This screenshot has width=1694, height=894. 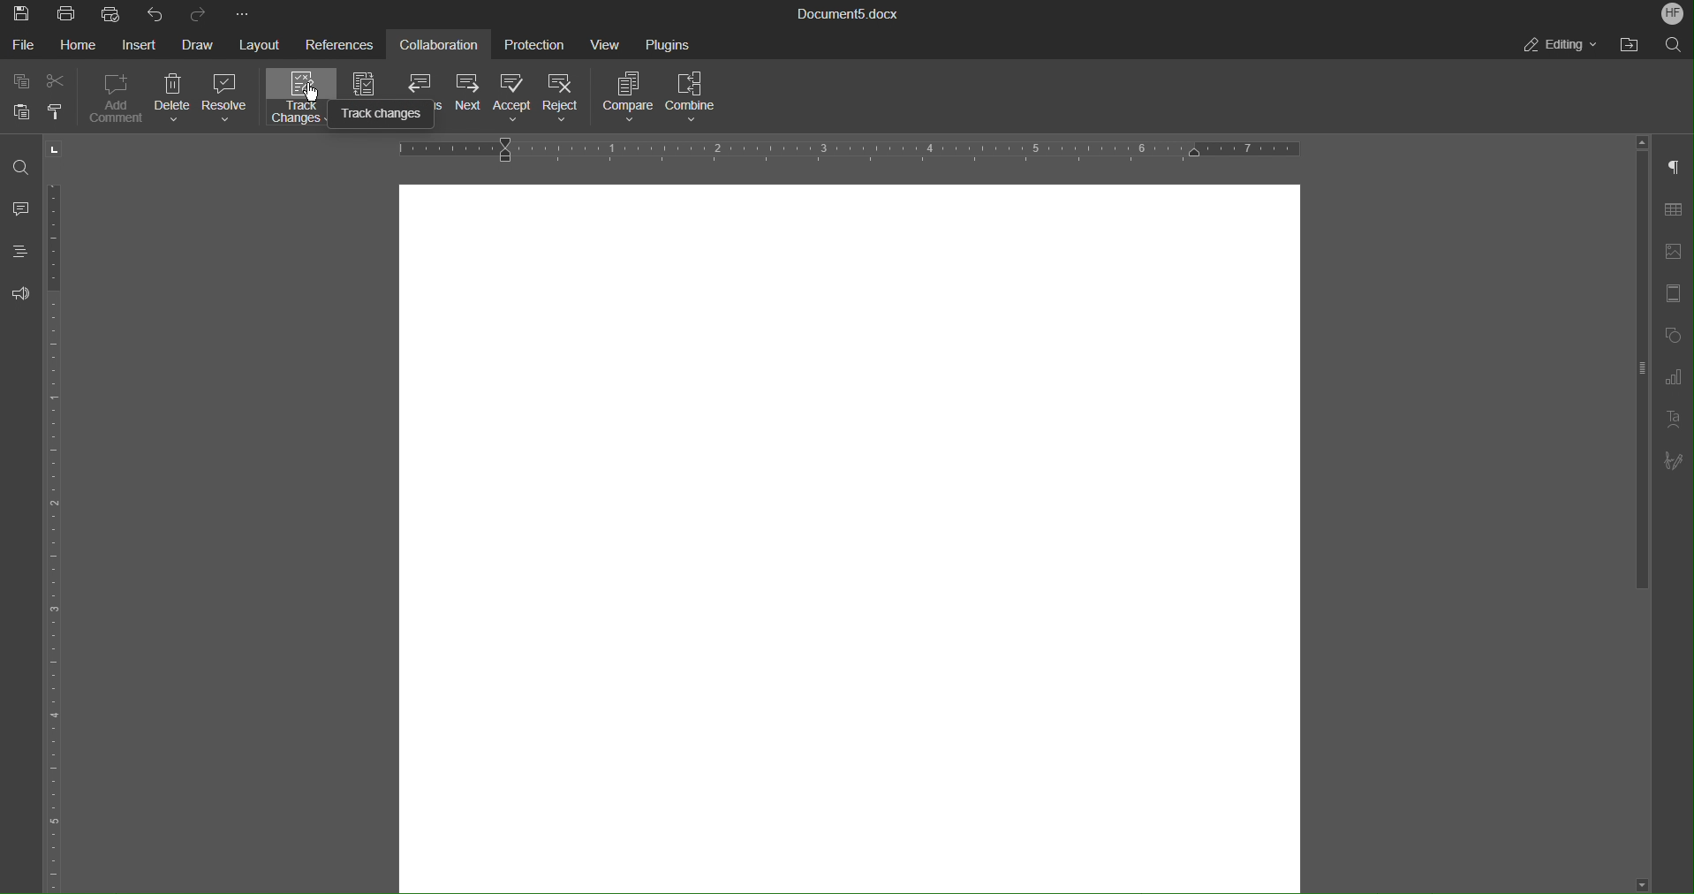 I want to click on Redo, so click(x=196, y=11).